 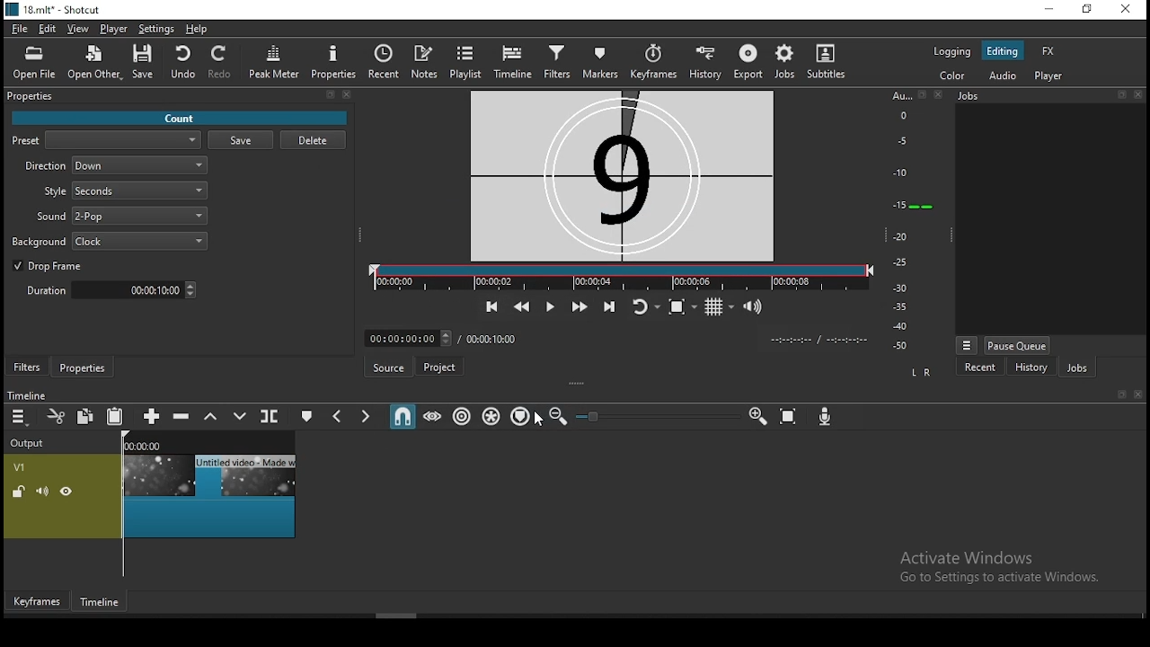 I want to click on background, so click(x=110, y=241).